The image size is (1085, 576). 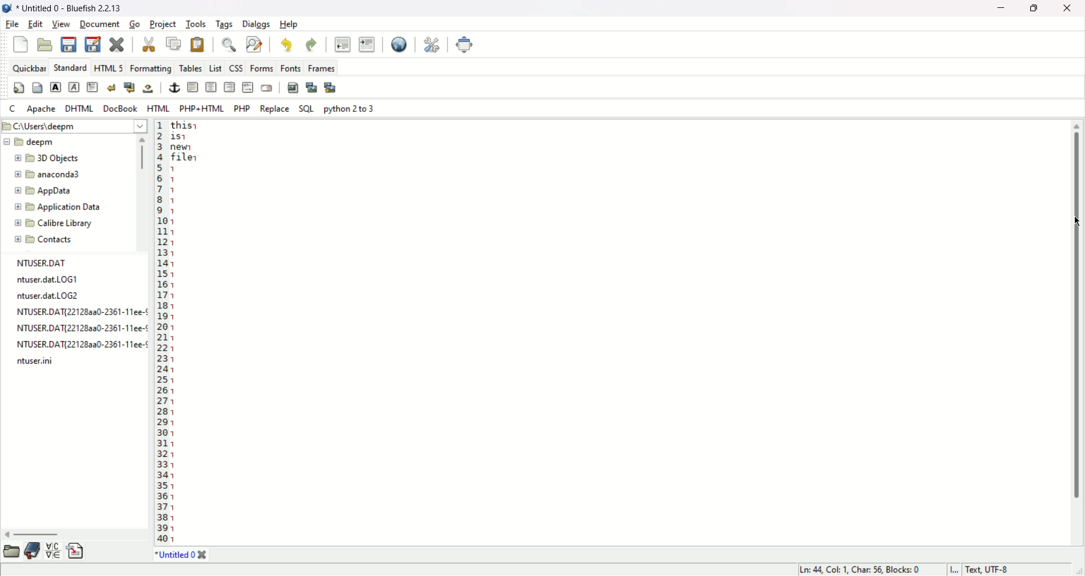 What do you see at coordinates (1036, 8) in the screenshot?
I see `maximize` at bounding box center [1036, 8].